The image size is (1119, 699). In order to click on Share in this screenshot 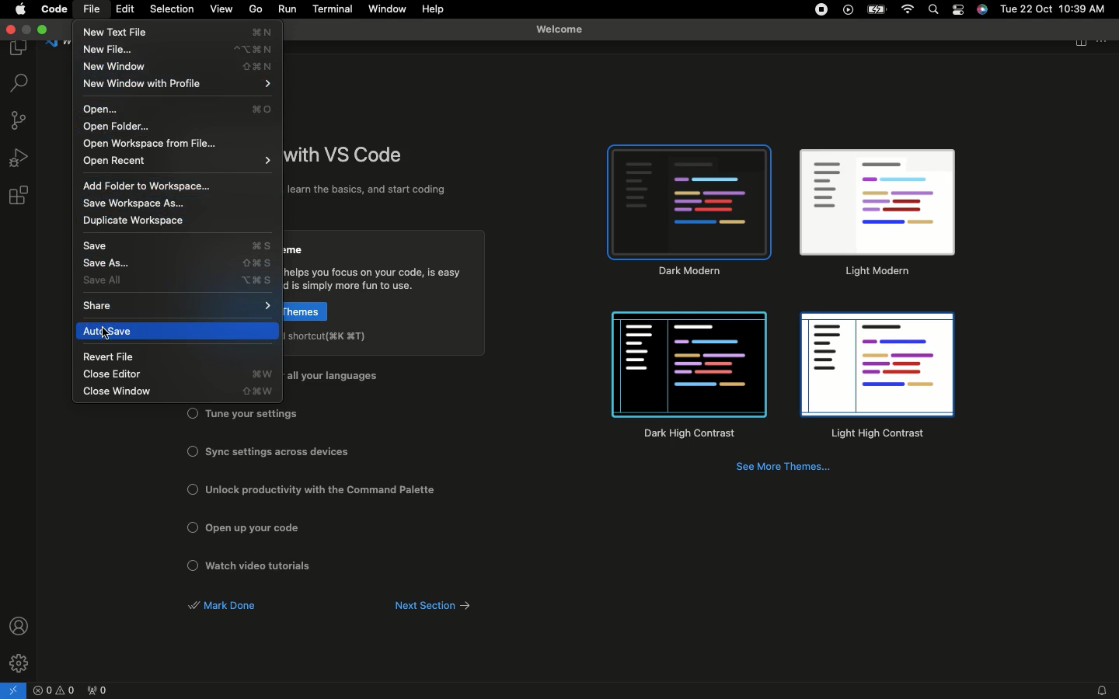, I will do `click(180, 305)`.